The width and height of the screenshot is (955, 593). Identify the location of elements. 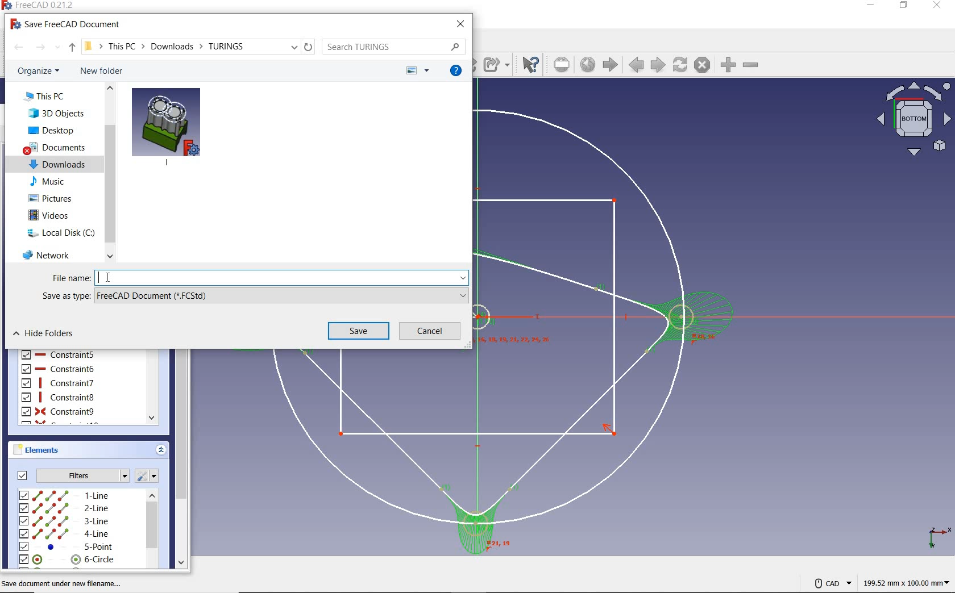
(52, 450).